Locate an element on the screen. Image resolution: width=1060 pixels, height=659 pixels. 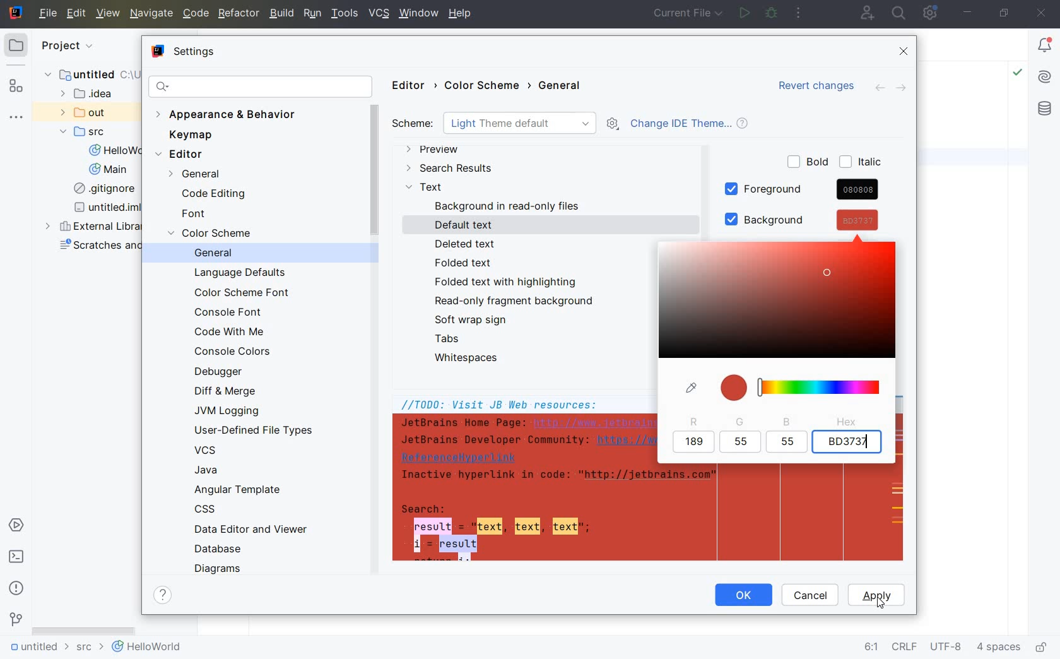
BACKGROUND is located at coordinates (784, 220).